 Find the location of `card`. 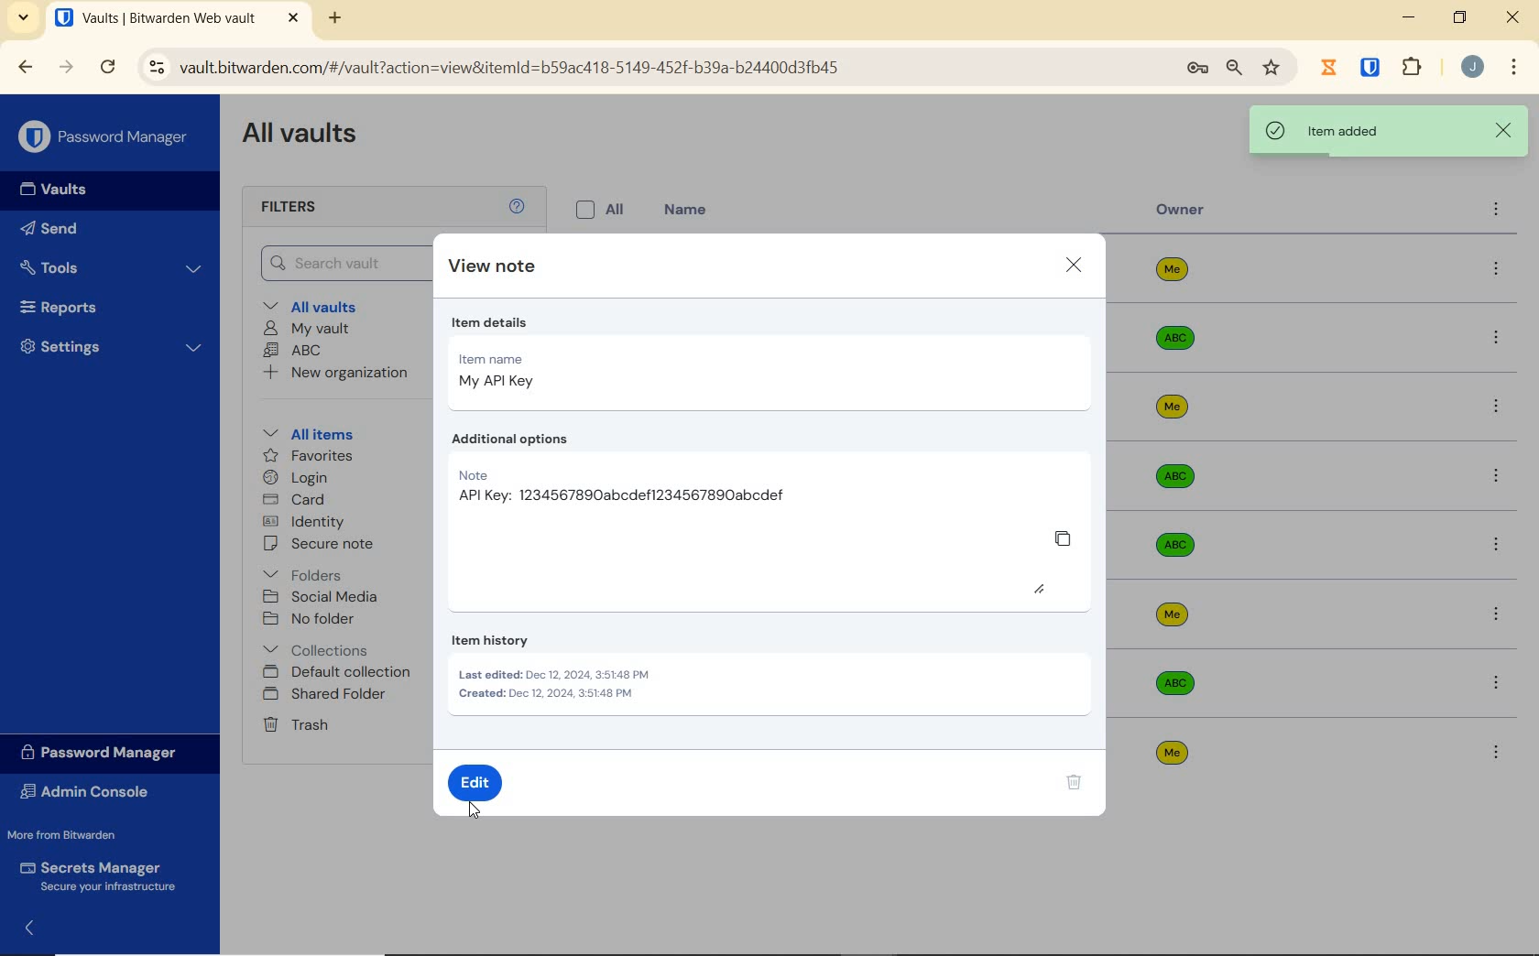

card is located at coordinates (297, 500).